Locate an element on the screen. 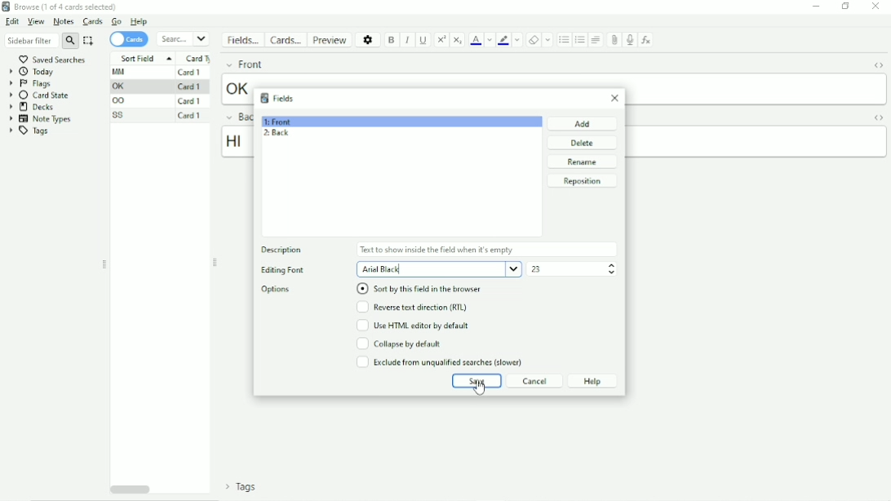 The image size is (891, 501). Collapse by default is located at coordinates (399, 344).